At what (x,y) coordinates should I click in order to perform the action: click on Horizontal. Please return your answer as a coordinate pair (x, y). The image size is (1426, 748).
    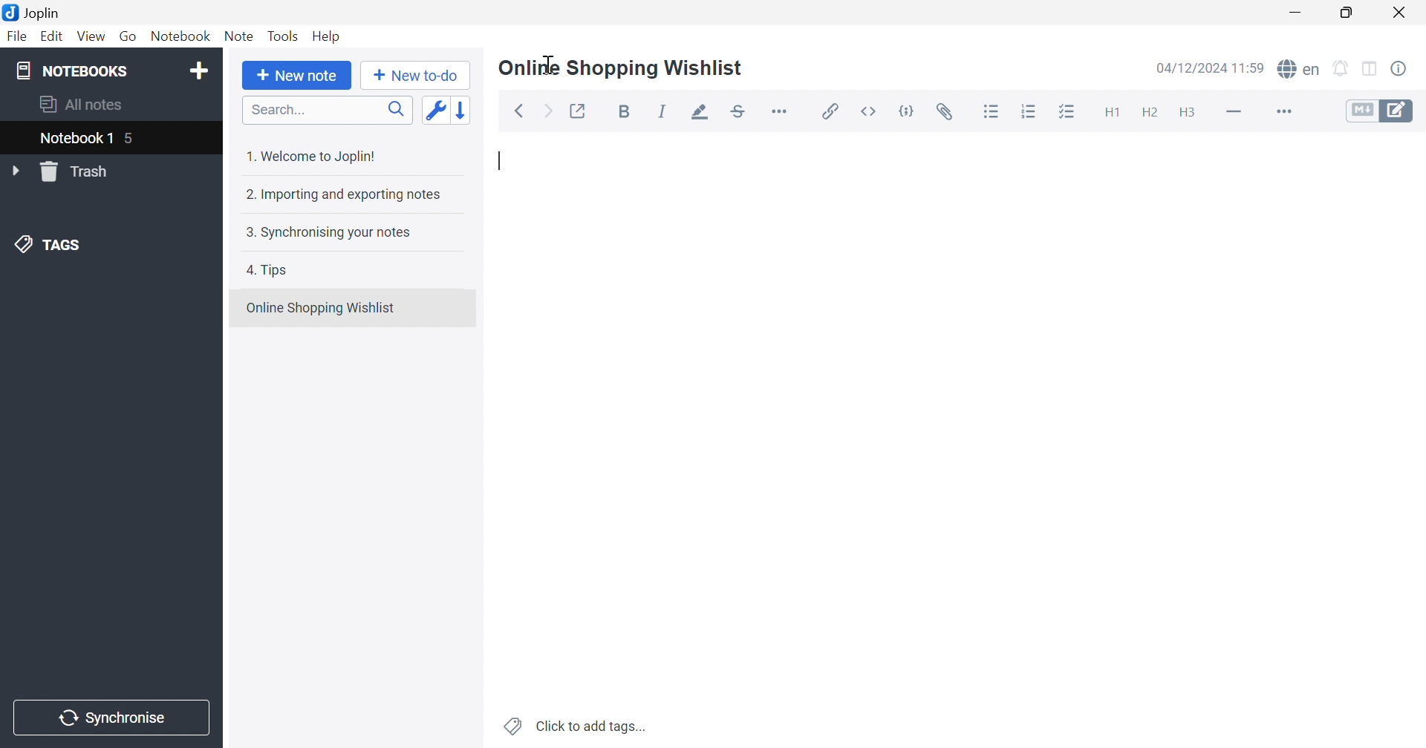
    Looking at the image, I should click on (782, 114).